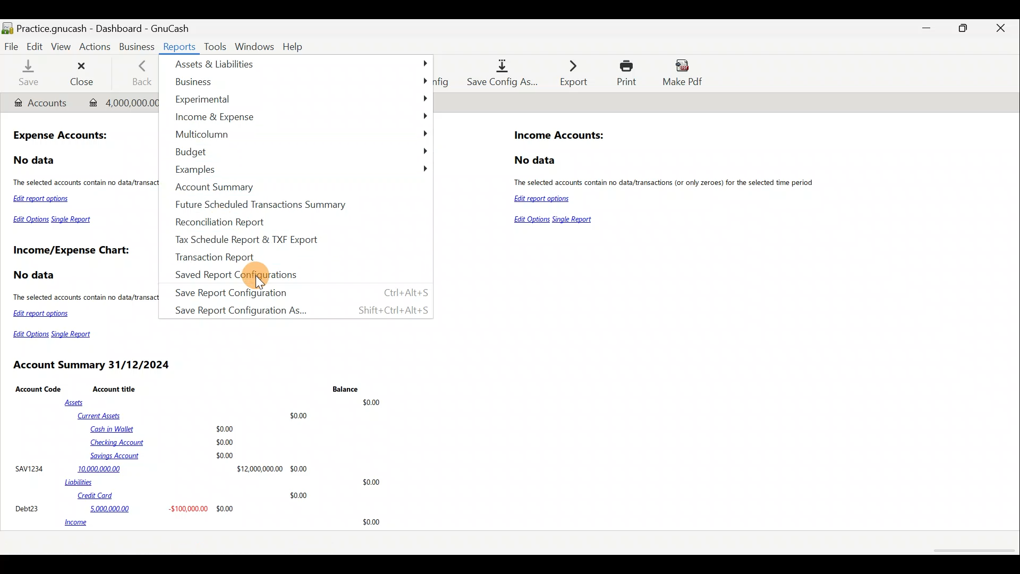 Image resolution: width=1020 pixels, height=574 pixels. What do you see at coordinates (299, 309) in the screenshot?
I see `Save Report Configuration As... Shift+Ctrl+Alt+S` at bounding box center [299, 309].